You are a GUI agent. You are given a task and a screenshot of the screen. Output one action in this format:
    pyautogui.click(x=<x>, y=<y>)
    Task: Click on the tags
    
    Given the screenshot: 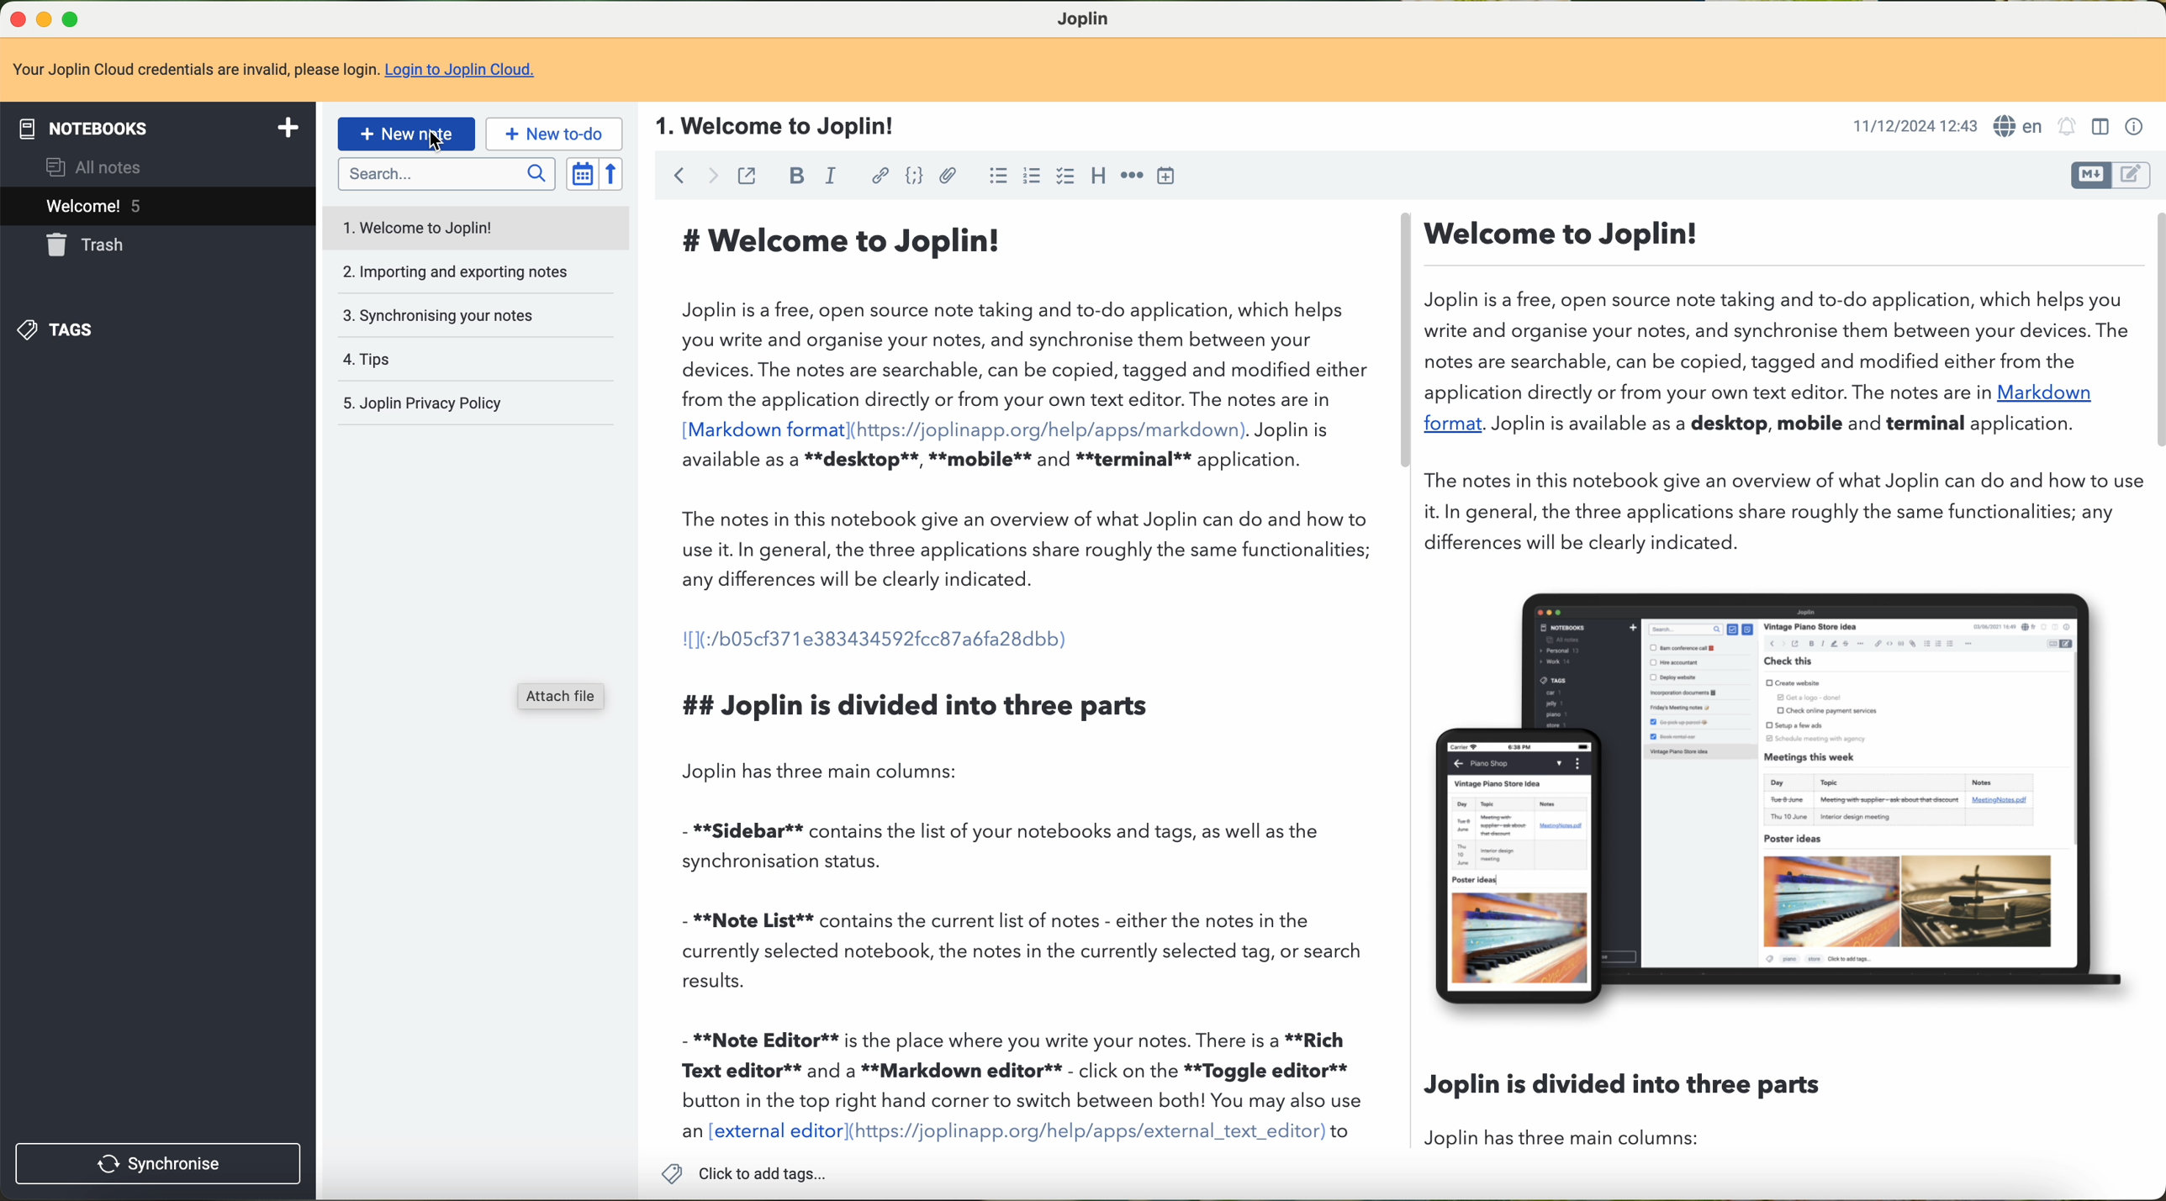 What is the action you would take?
    pyautogui.click(x=57, y=331)
    